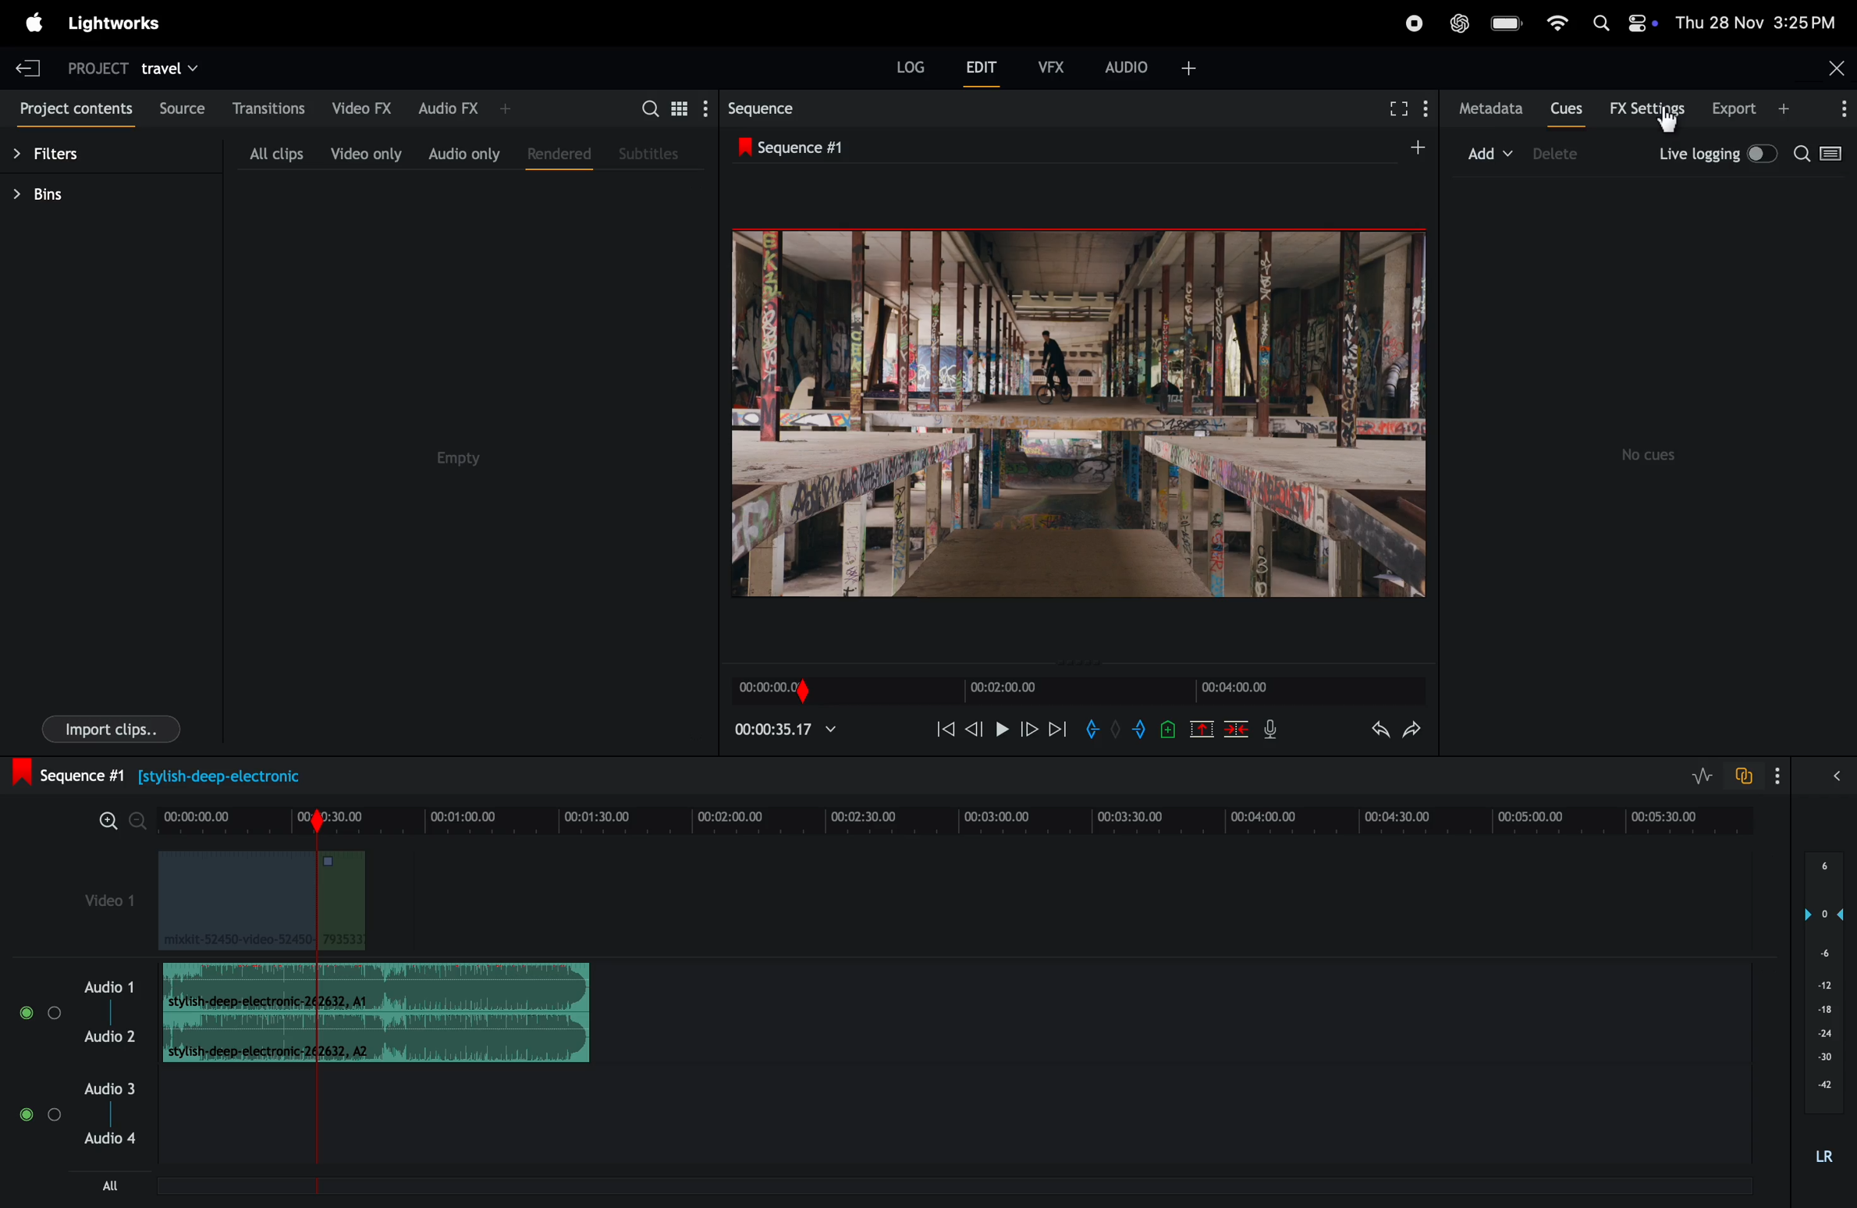 The image size is (1857, 1208). Describe the element at coordinates (558, 157) in the screenshot. I see `rendered` at that location.